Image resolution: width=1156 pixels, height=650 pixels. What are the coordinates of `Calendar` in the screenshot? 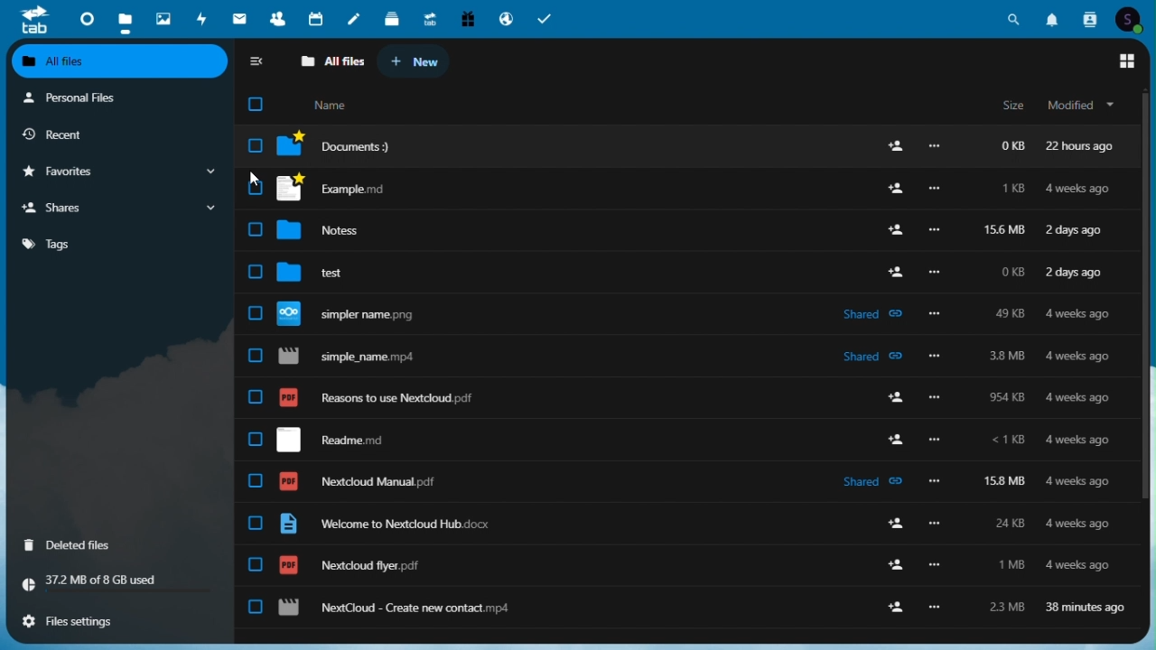 It's located at (317, 18).